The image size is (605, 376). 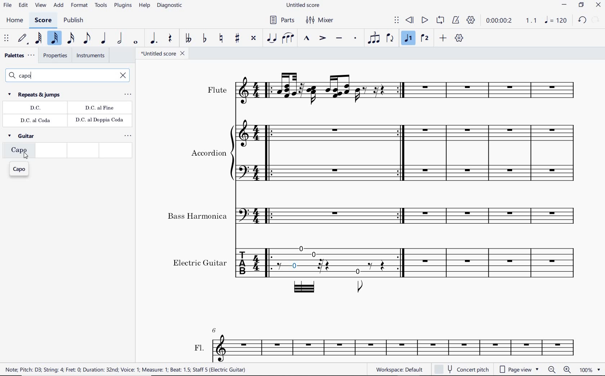 I want to click on repeats & jumps, so click(x=35, y=94).